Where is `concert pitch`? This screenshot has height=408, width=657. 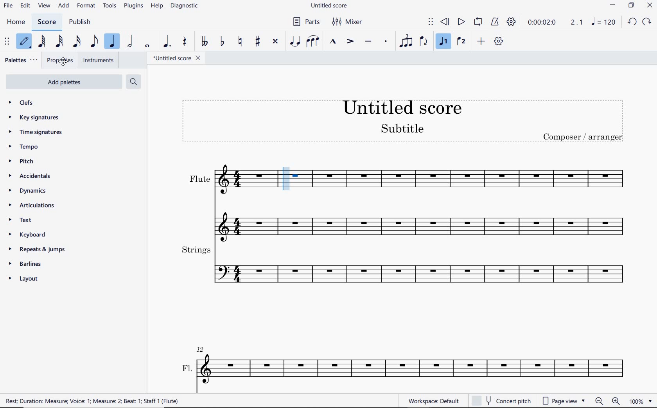
concert pitch is located at coordinates (501, 399).